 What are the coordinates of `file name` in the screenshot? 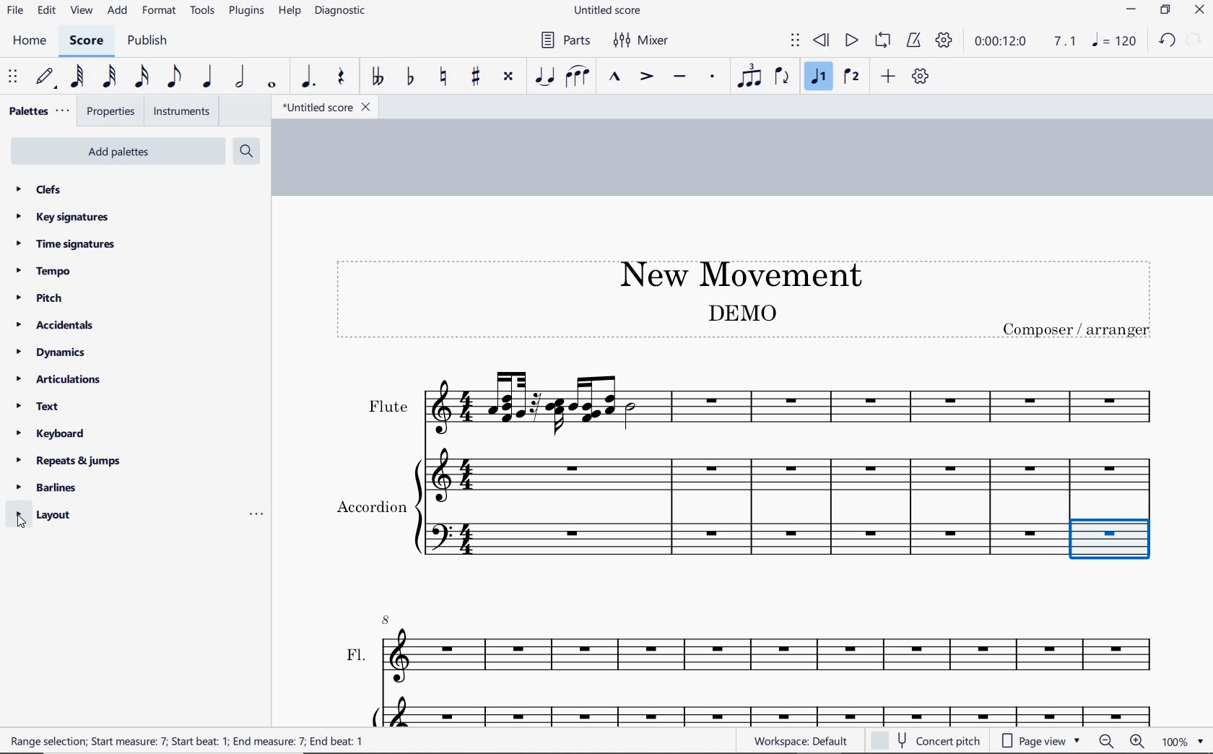 It's located at (325, 108).